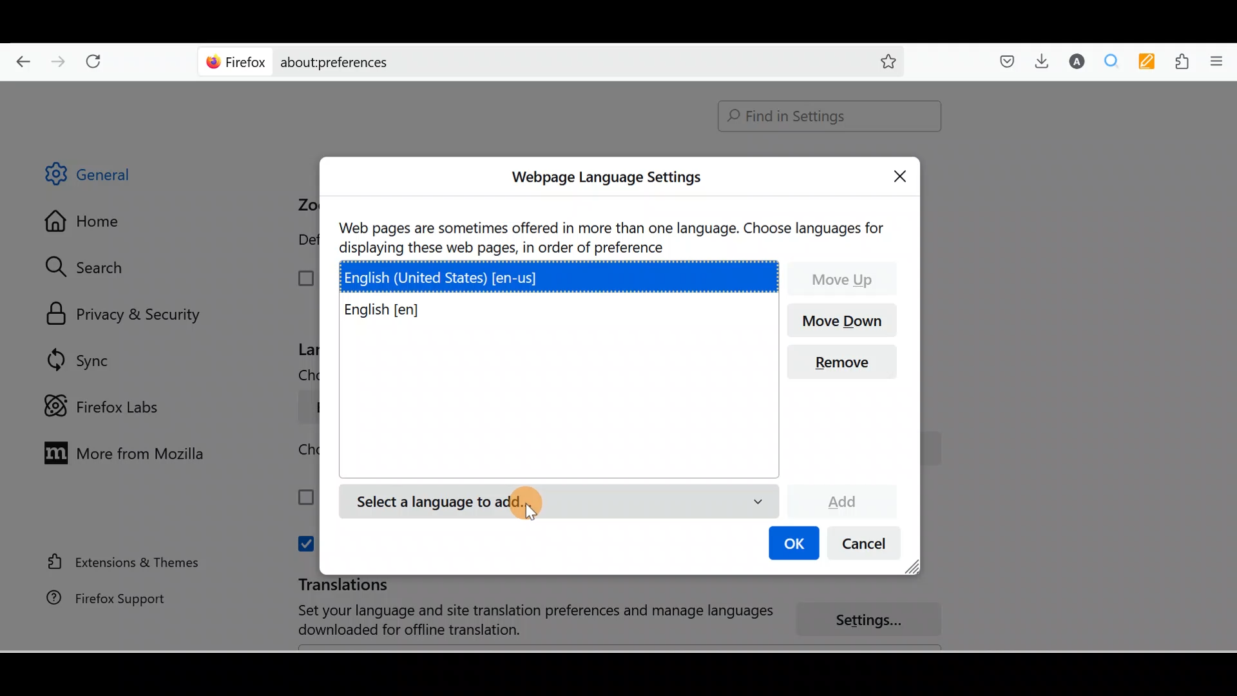 This screenshot has height=696, width=1237. Describe the element at coordinates (1112, 61) in the screenshot. I see `Multiple search & highlight` at that location.